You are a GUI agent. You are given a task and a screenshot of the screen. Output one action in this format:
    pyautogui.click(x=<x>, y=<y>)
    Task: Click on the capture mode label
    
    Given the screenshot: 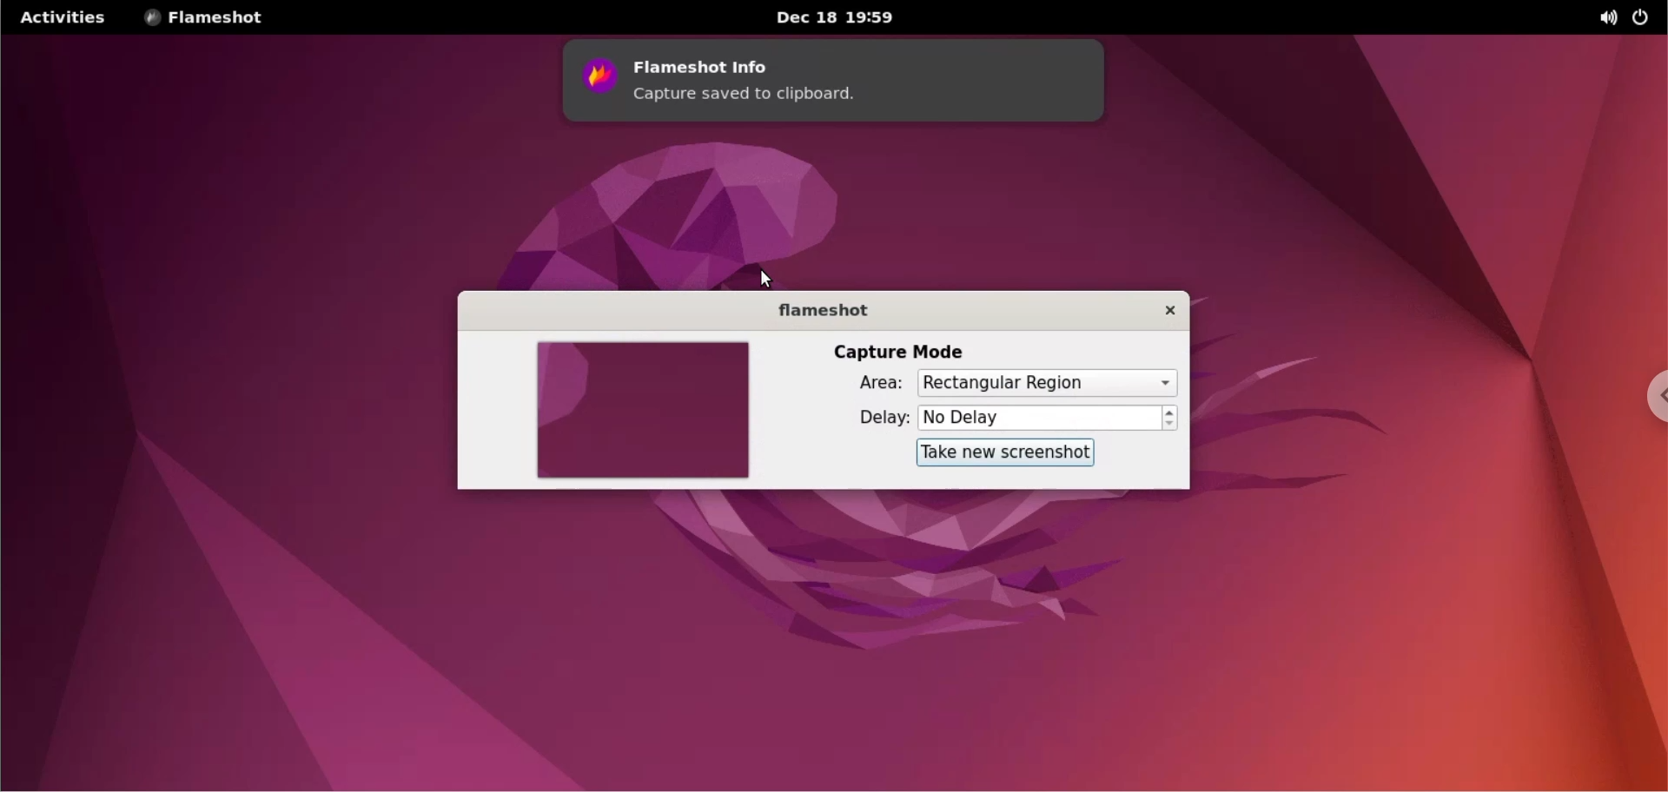 What is the action you would take?
    pyautogui.click(x=897, y=351)
    